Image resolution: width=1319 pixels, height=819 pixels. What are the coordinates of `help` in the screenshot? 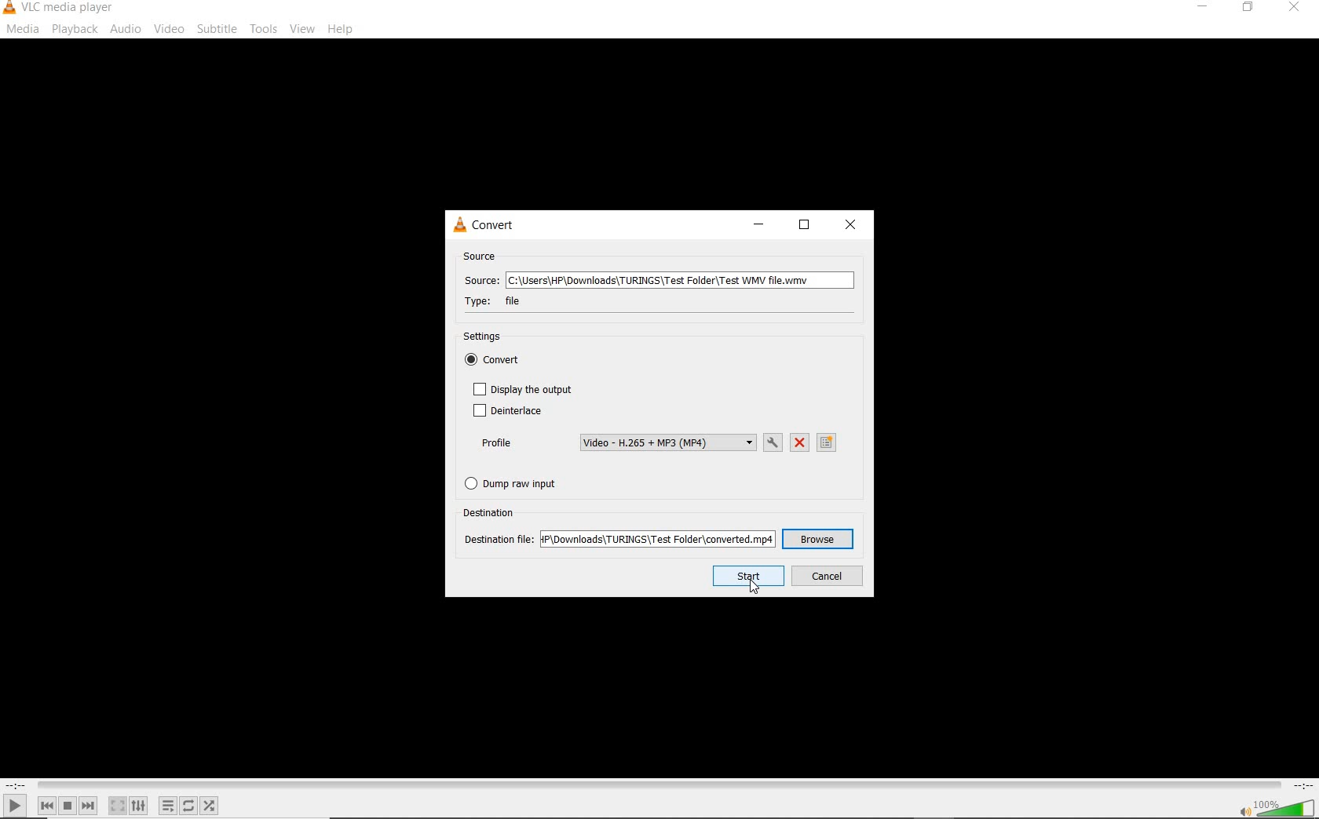 It's located at (341, 31).